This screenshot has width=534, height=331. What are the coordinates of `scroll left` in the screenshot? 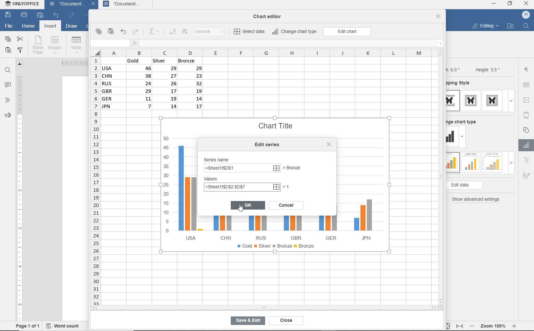 It's located at (95, 308).